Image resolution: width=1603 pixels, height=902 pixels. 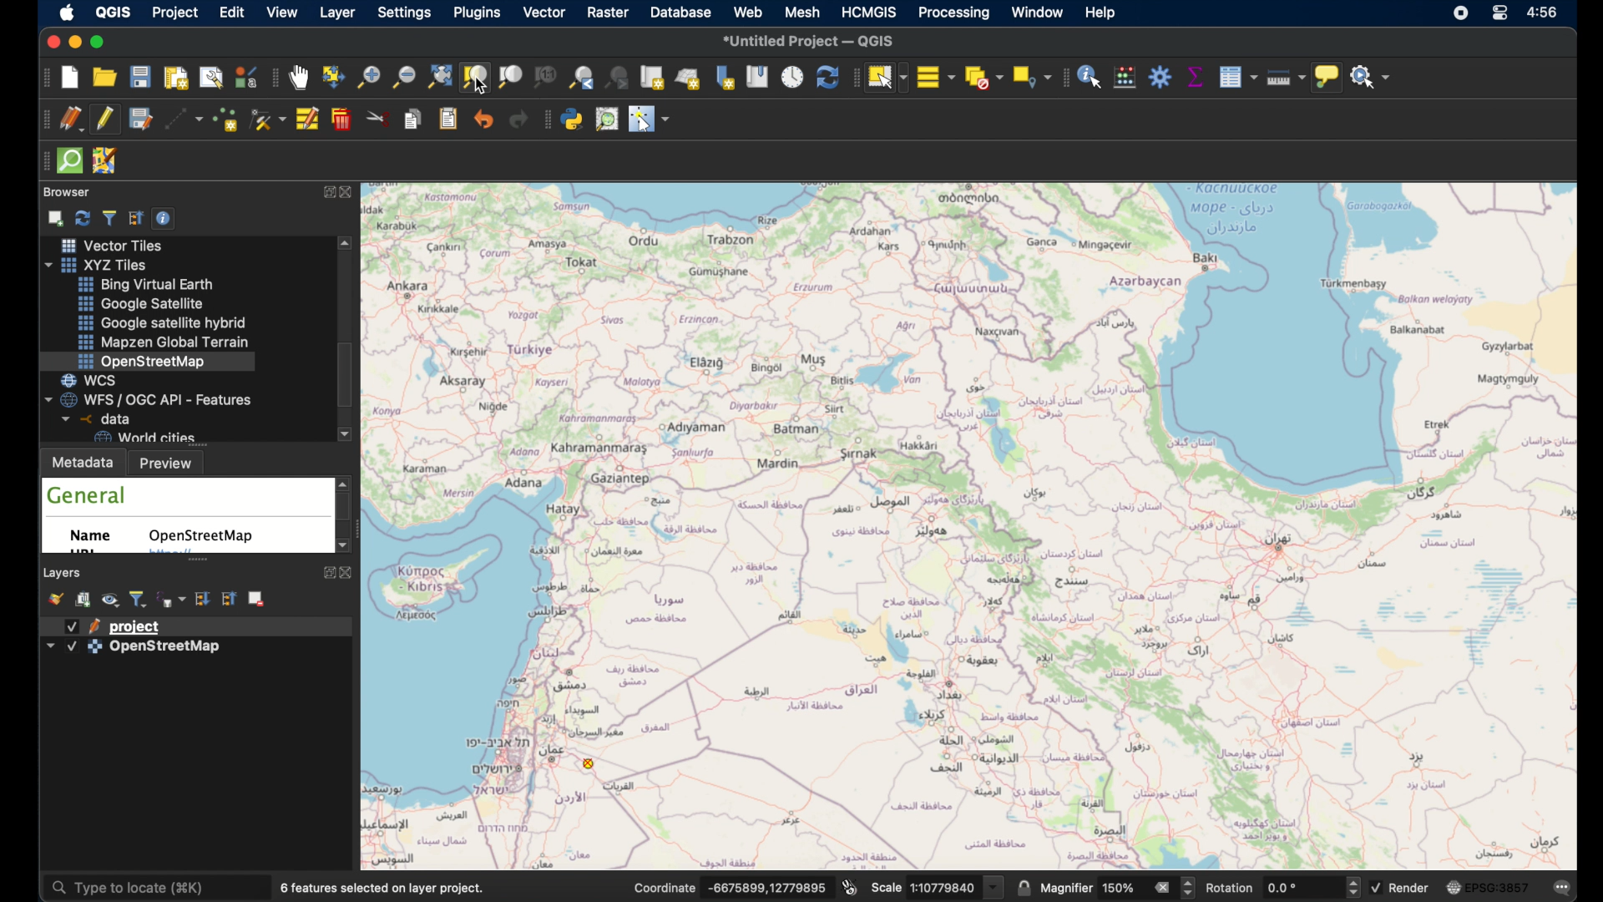 I want to click on pan tool, so click(x=299, y=78).